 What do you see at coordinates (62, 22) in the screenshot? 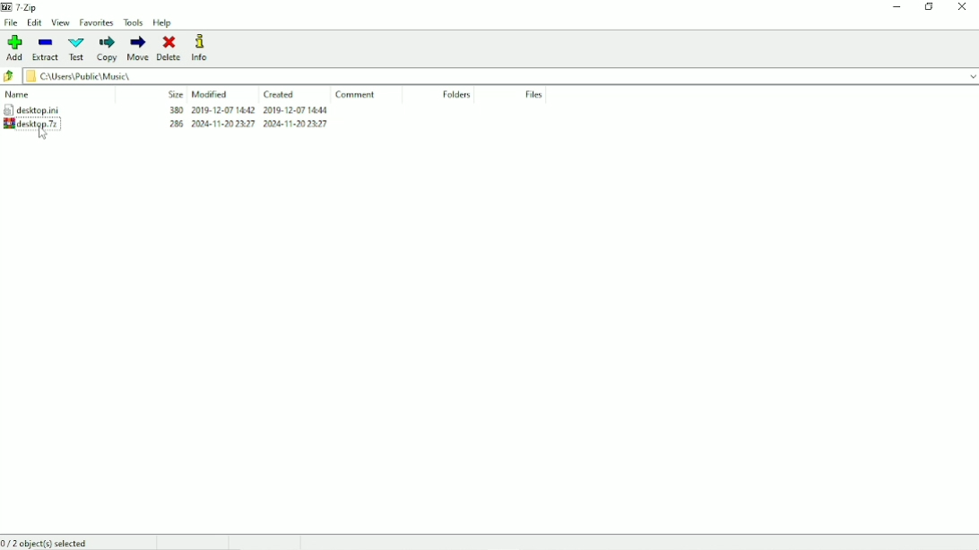
I see `View` at bounding box center [62, 22].